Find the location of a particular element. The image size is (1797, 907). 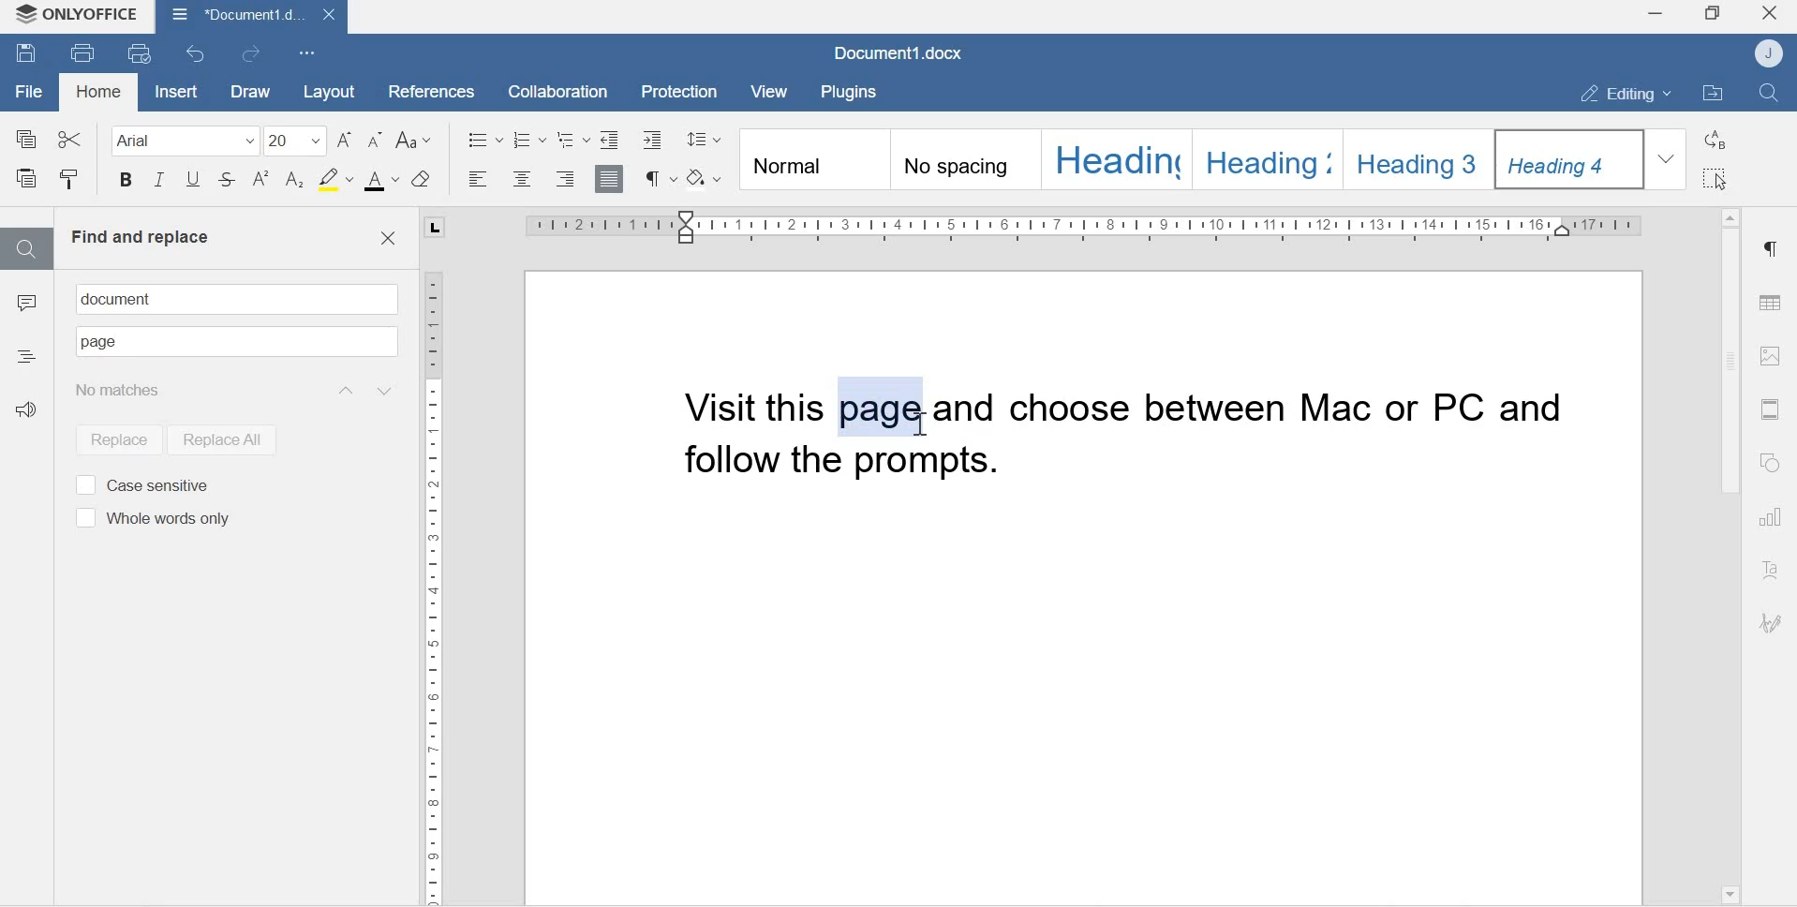

Redo is located at coordinates (256, 54).